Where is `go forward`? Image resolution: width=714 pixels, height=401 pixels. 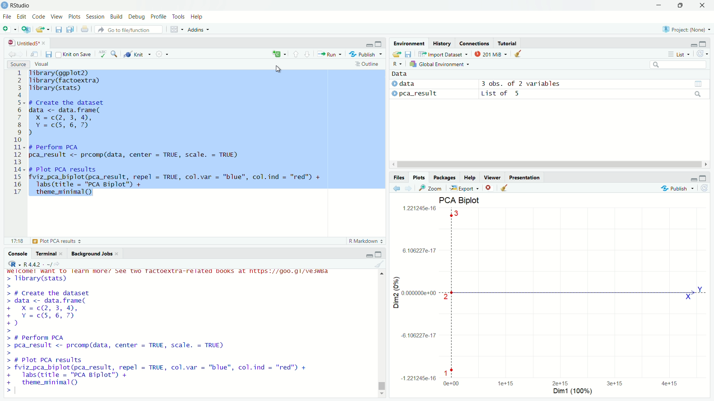
go forward is located at coordinates (308, 53).